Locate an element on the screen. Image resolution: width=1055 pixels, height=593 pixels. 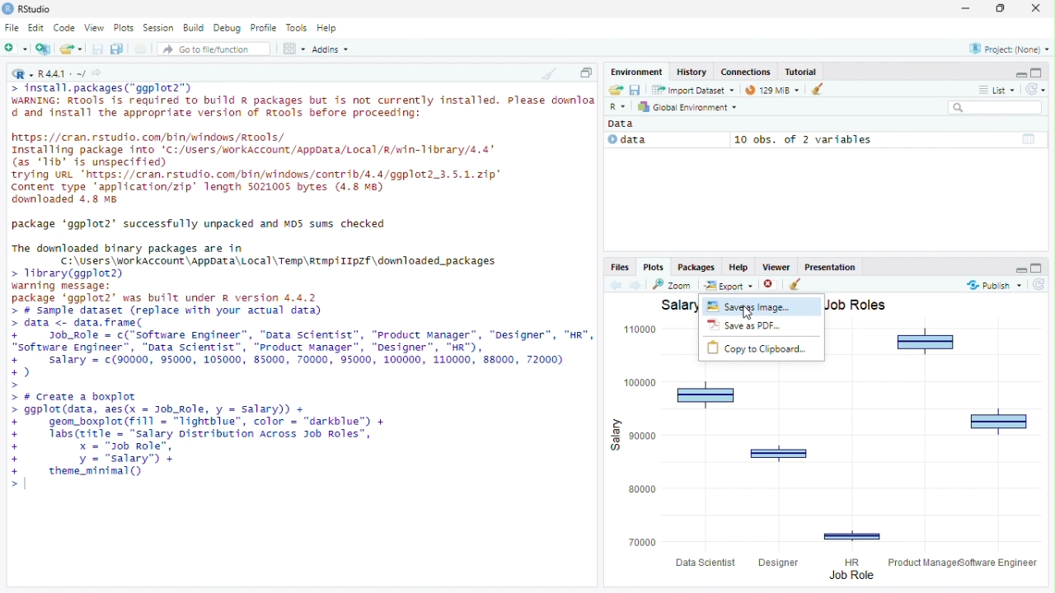
Zoom is located at coordinates (673, 284).